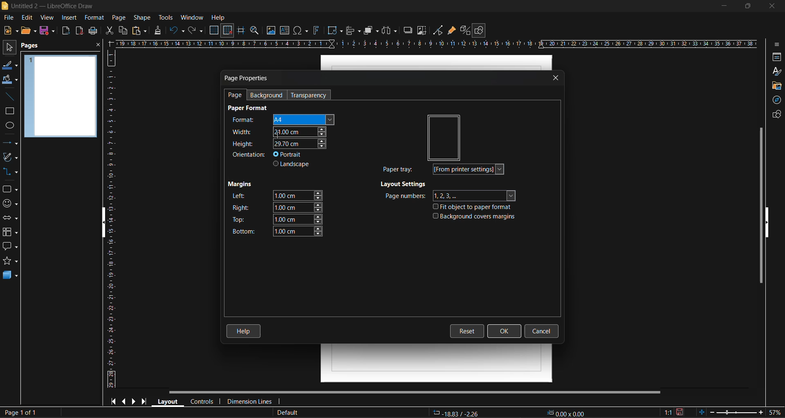 This screenshot has width=785, height=418. I want to click on landscape, so click(293, 165).